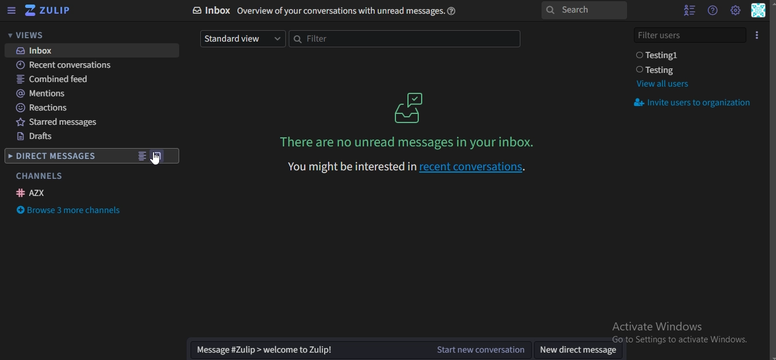  I want to click on filter users, so click(691, 34).